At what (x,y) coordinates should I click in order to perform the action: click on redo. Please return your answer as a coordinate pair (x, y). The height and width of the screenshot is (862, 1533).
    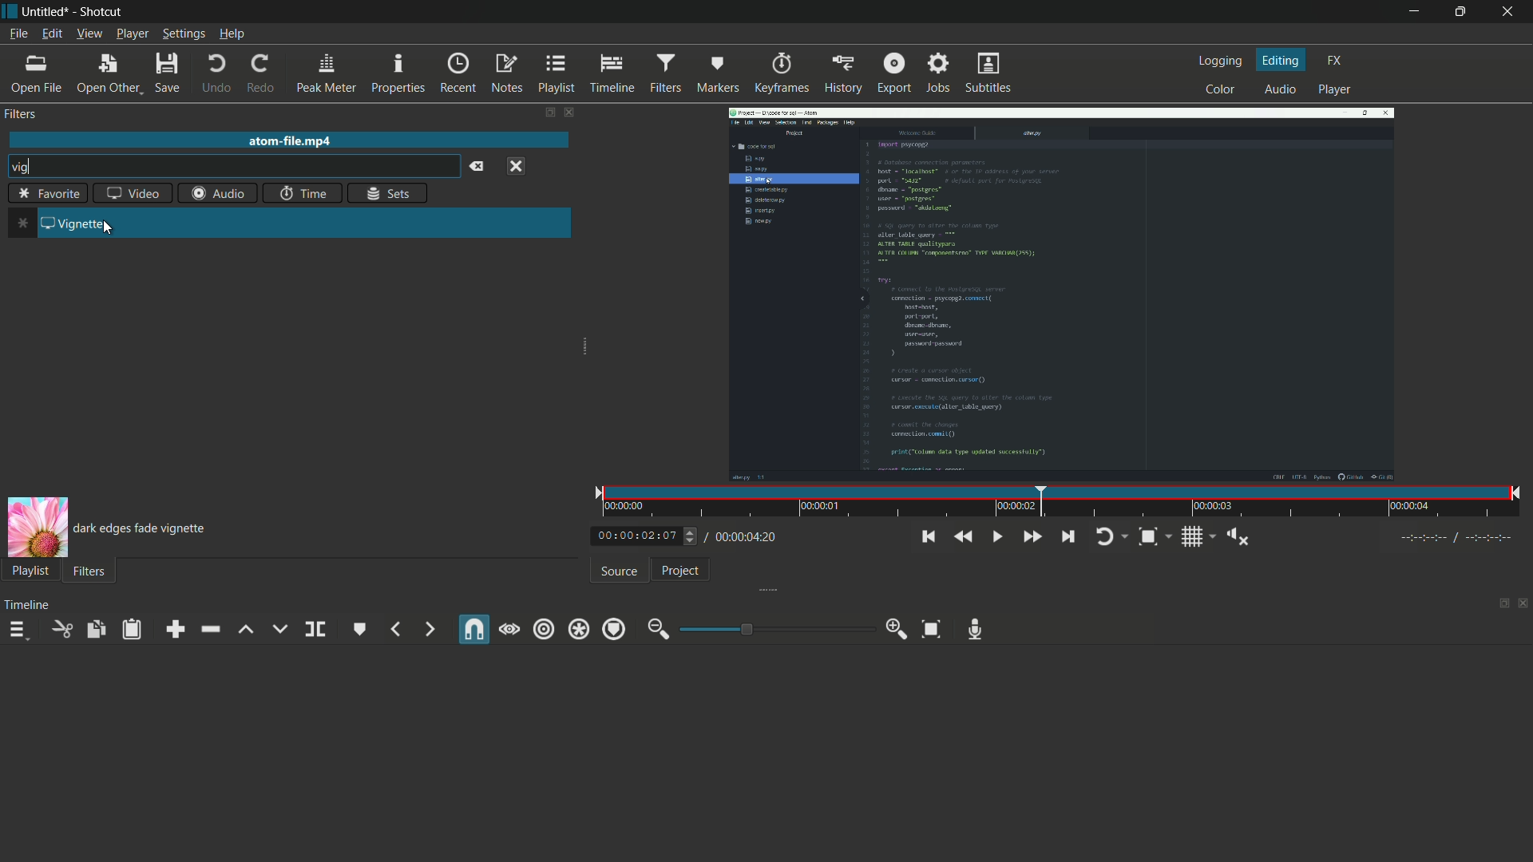
    Looking at the image, I should click on (259, 74).